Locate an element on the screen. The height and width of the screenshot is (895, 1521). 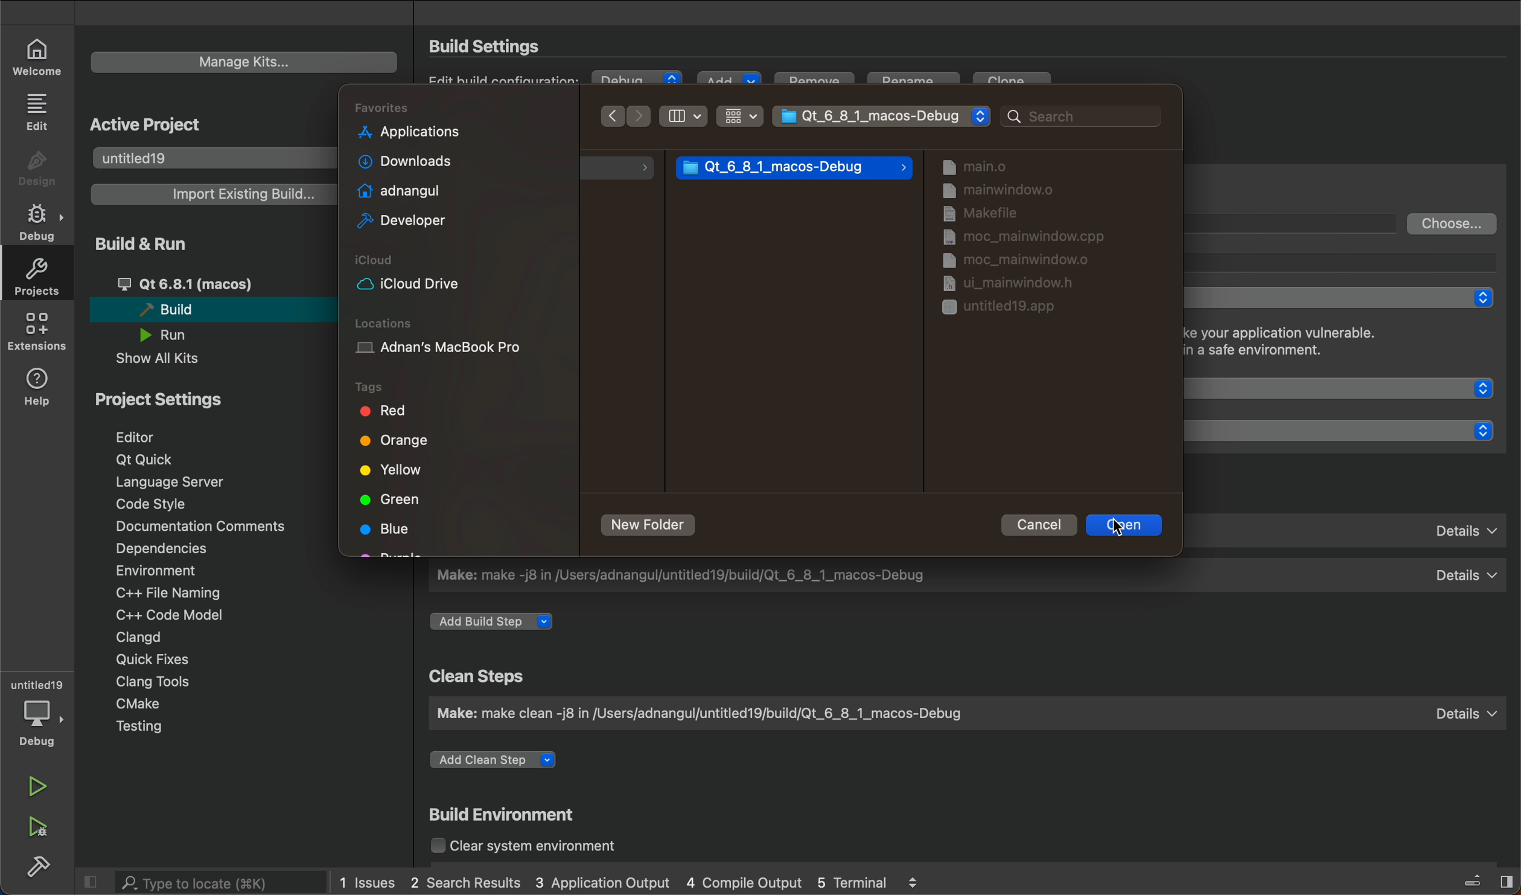
make is located at coordinates (967, 575).